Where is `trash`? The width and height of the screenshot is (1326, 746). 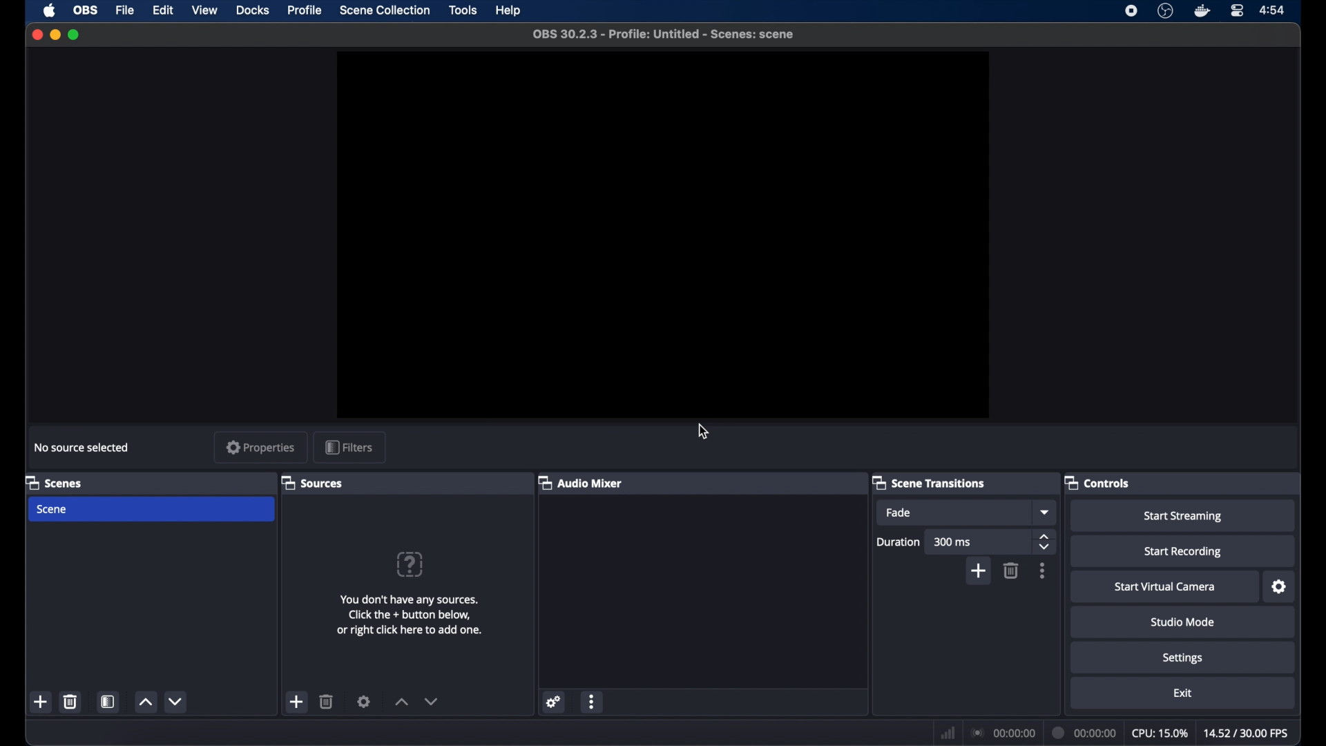 trash is located at coordinates (70, 702).